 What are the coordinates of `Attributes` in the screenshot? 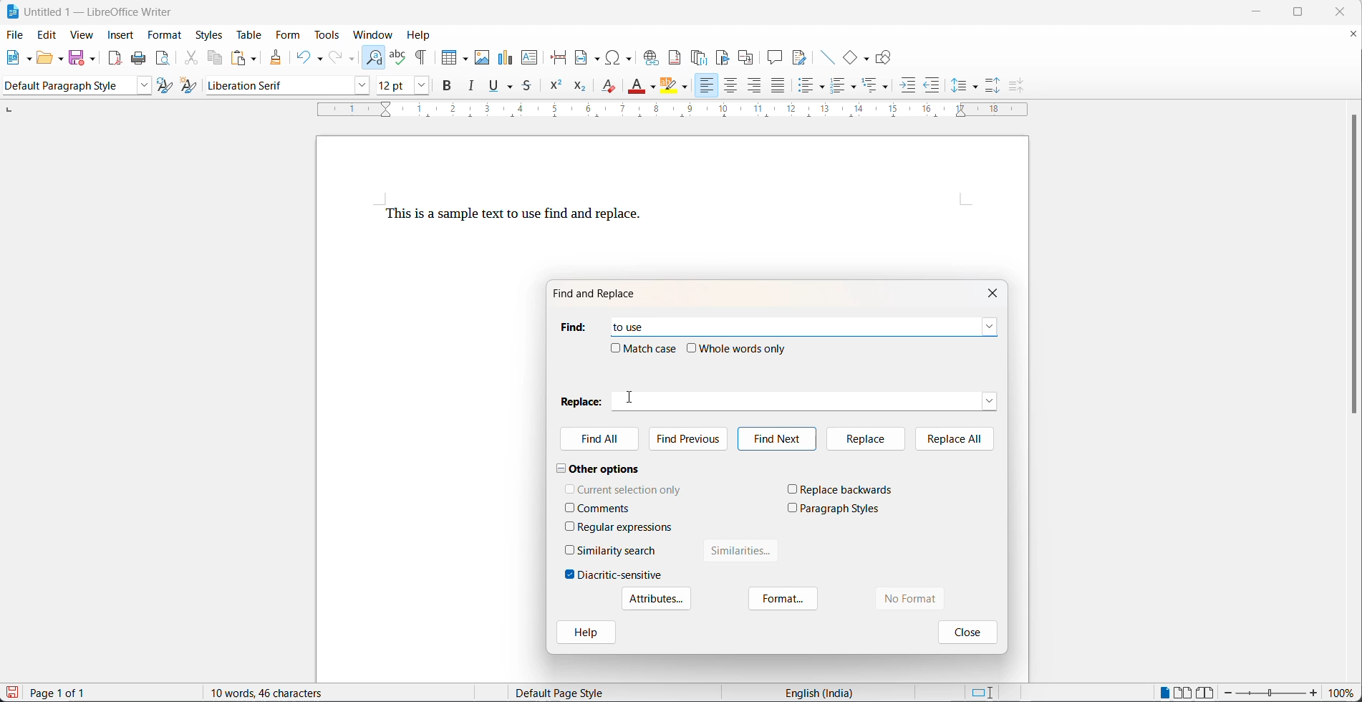 It's located at (655, 599).